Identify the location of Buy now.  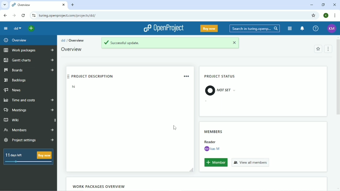
(209, 28).